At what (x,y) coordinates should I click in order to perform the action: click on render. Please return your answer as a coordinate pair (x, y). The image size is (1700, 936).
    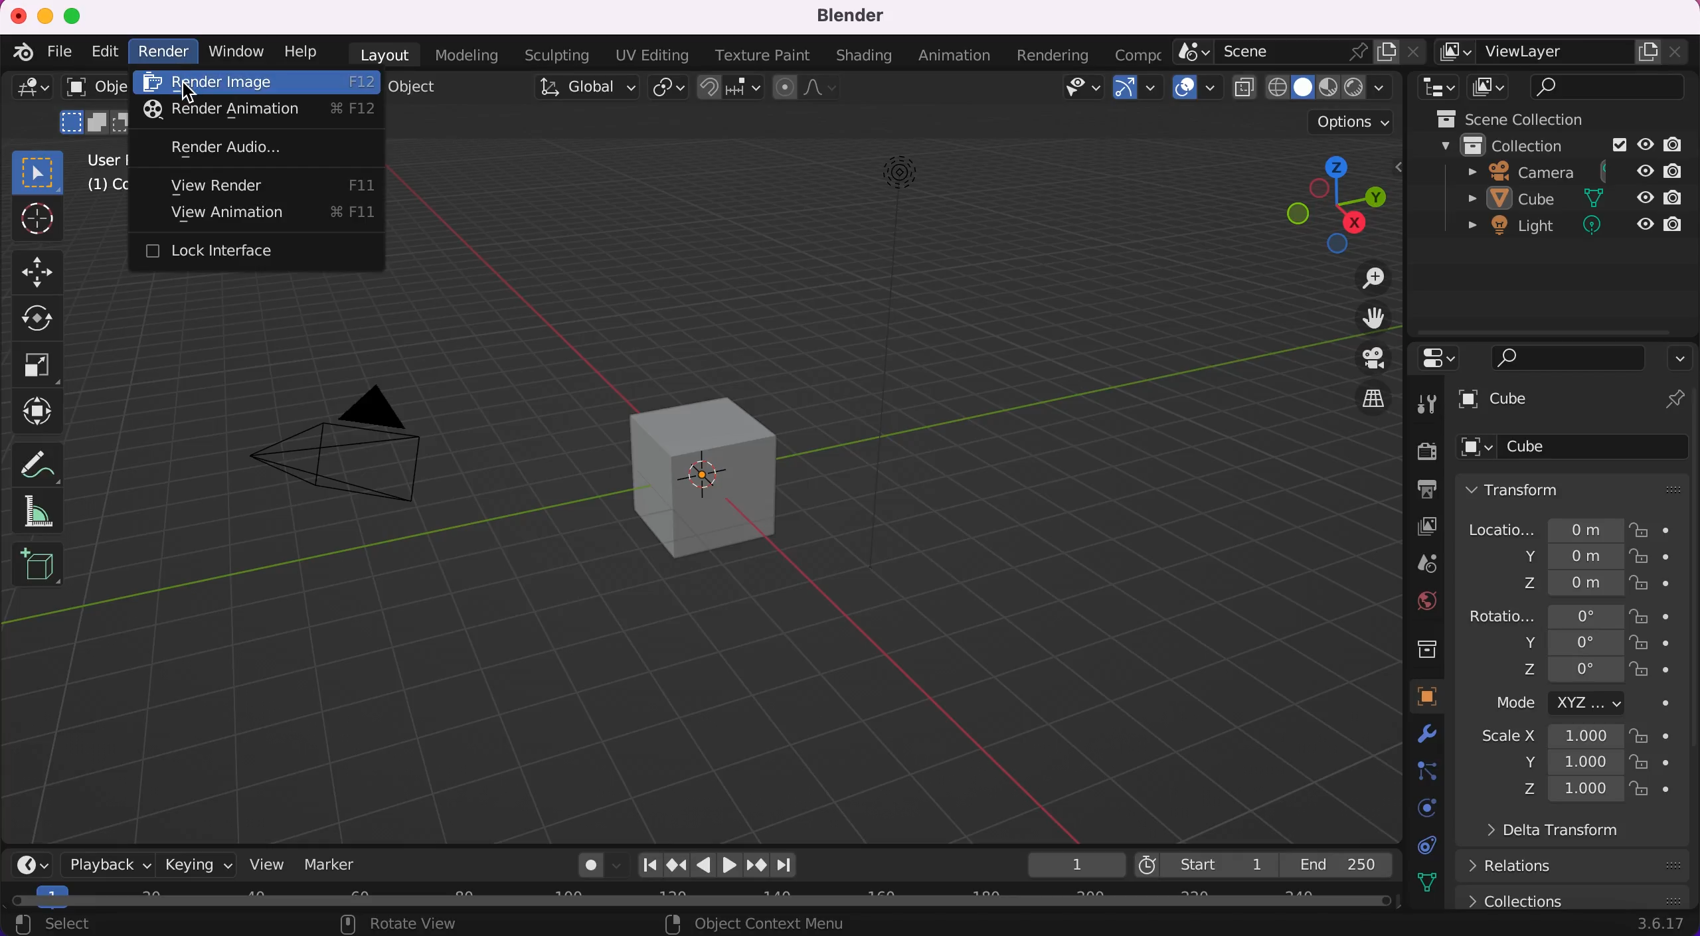
    Looking at the image, I should click on (163, 54).